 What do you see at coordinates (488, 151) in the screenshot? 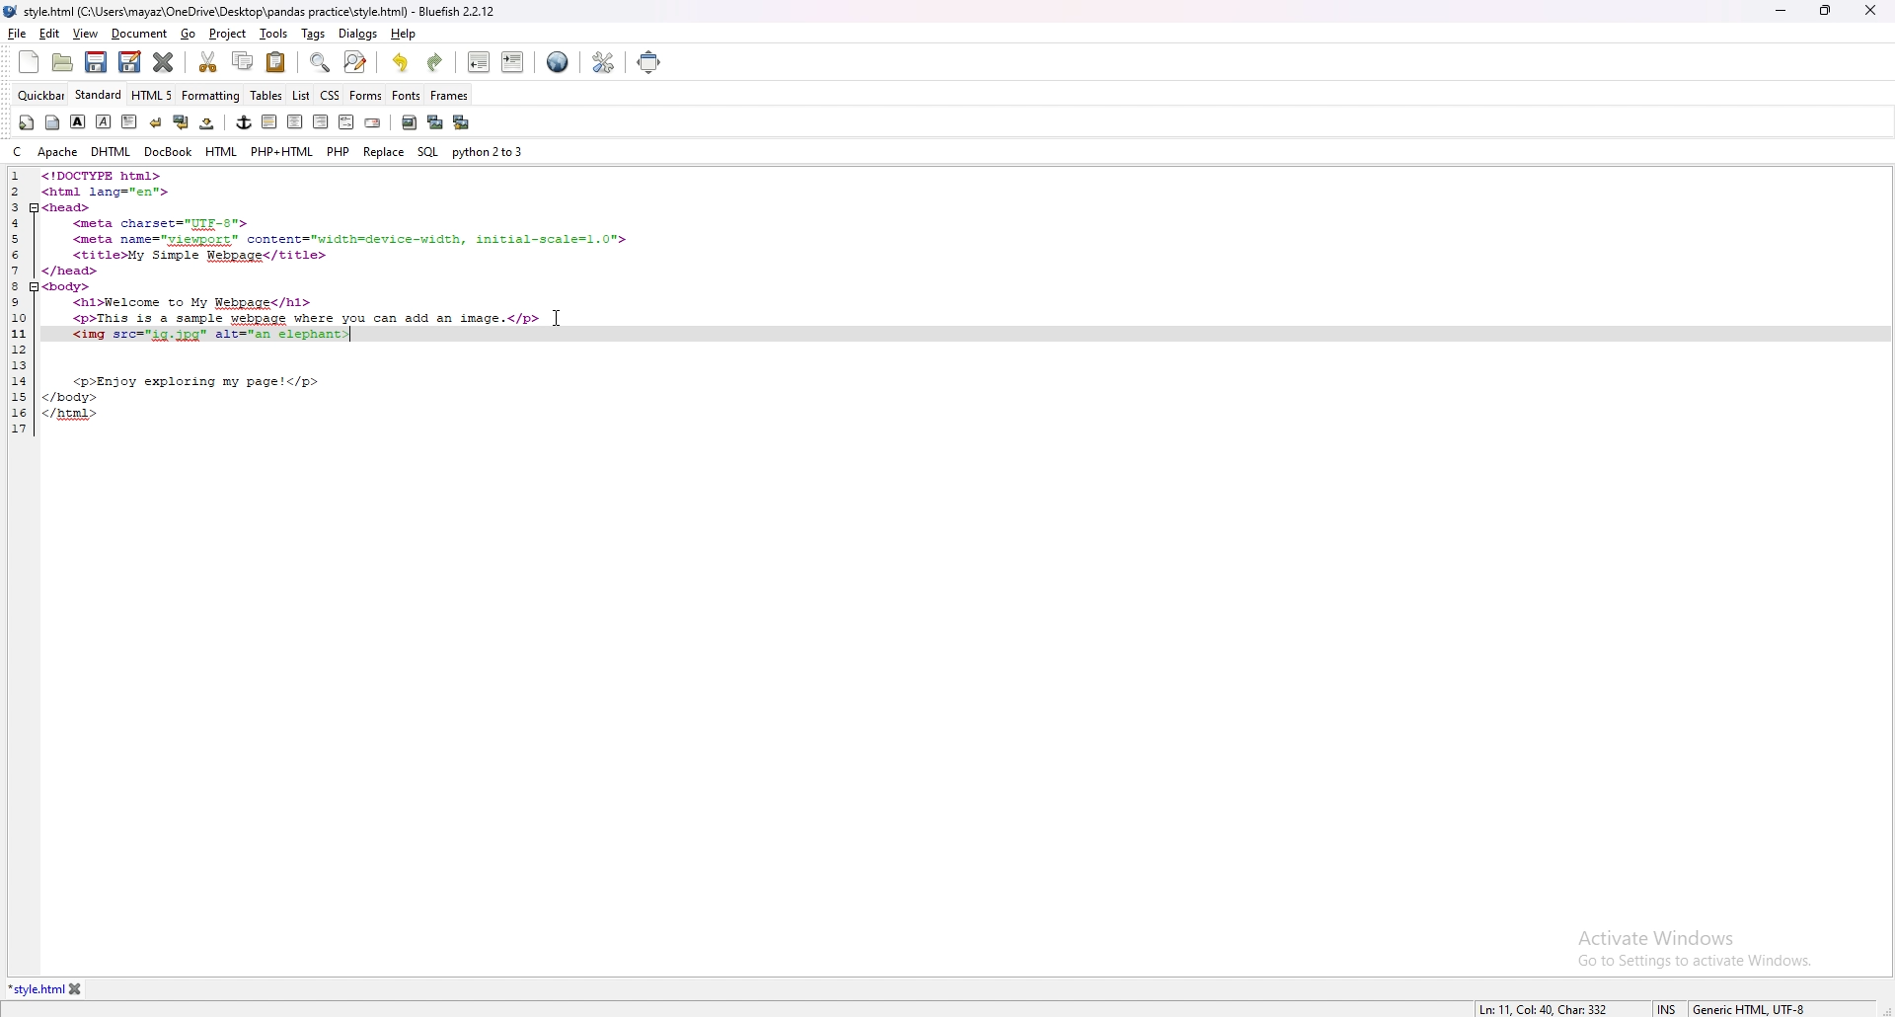
I see `python 2to3` at bounding box center [488, 151].